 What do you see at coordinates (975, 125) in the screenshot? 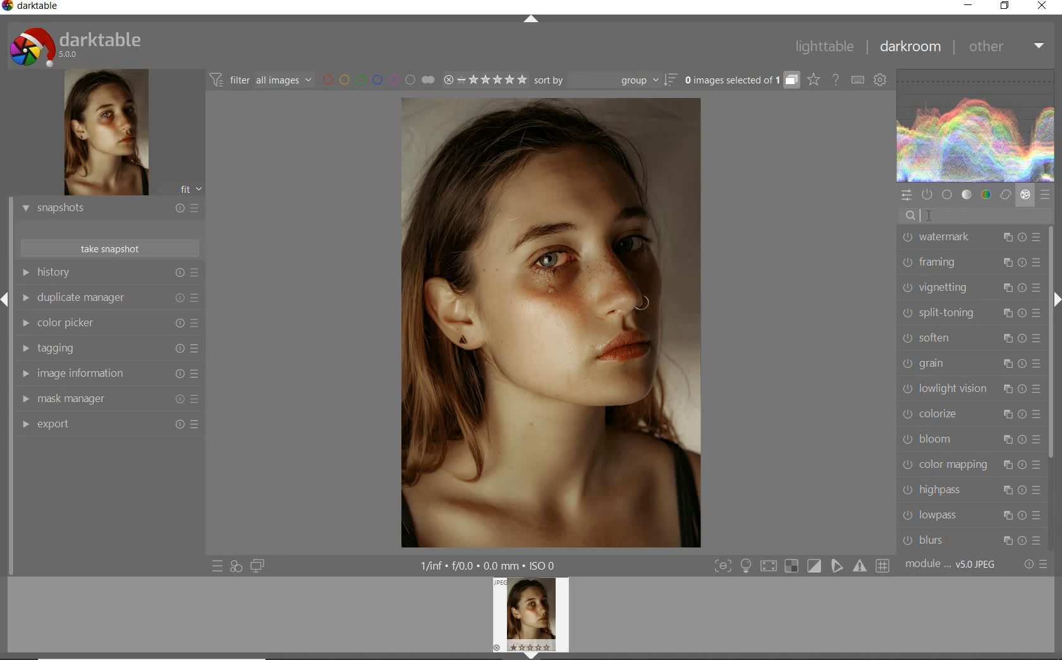
I see `WAVEFORM` at bounding box center [975, 125].